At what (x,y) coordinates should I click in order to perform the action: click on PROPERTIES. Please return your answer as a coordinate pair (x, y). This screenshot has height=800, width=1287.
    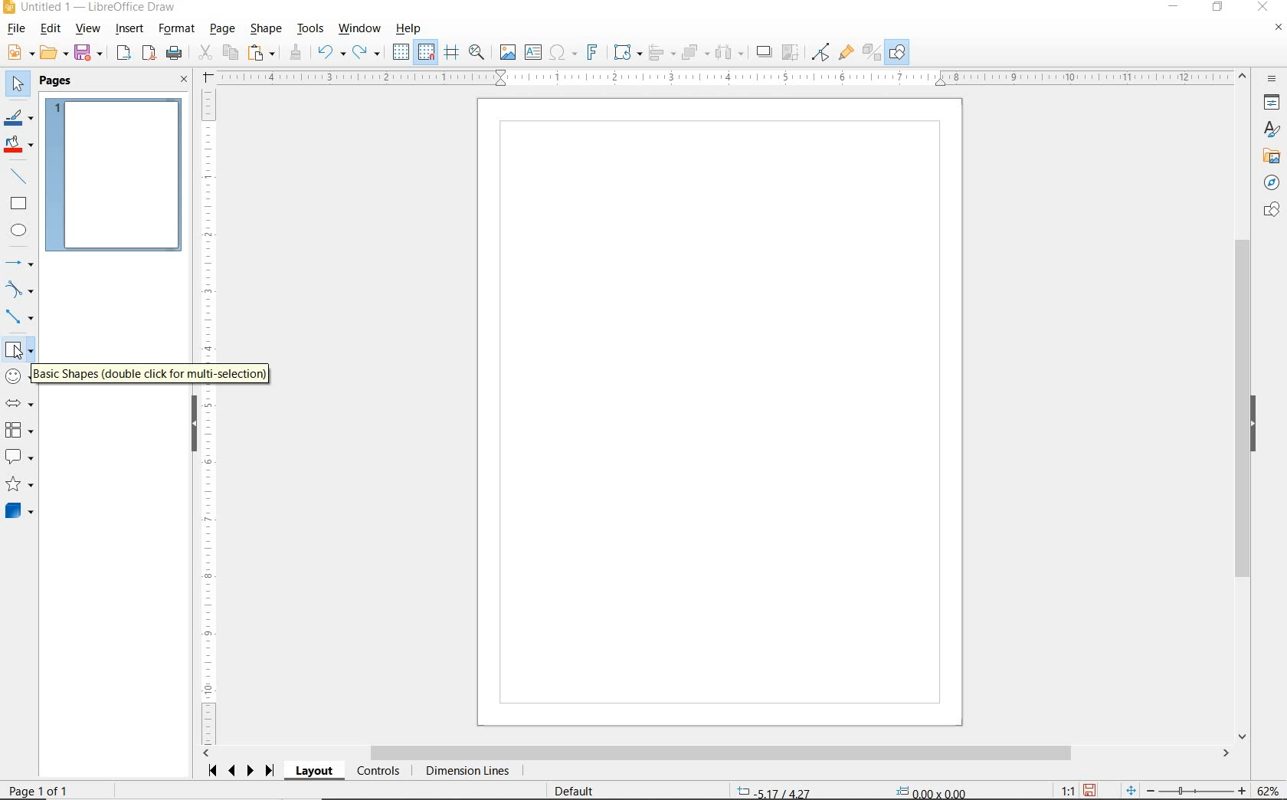
    Looking at the image, I should click on (1269, 104).